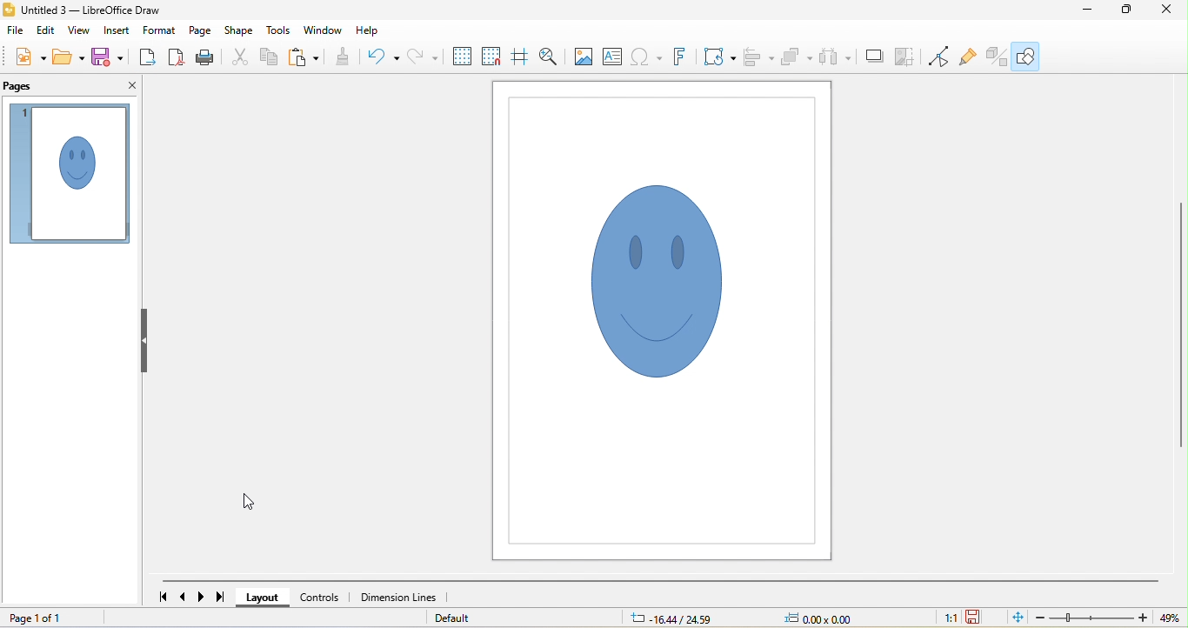 The image size is (1188, 628). Describe the element at coordinates (28, 57) in the screenshot. I see `new` at that location.